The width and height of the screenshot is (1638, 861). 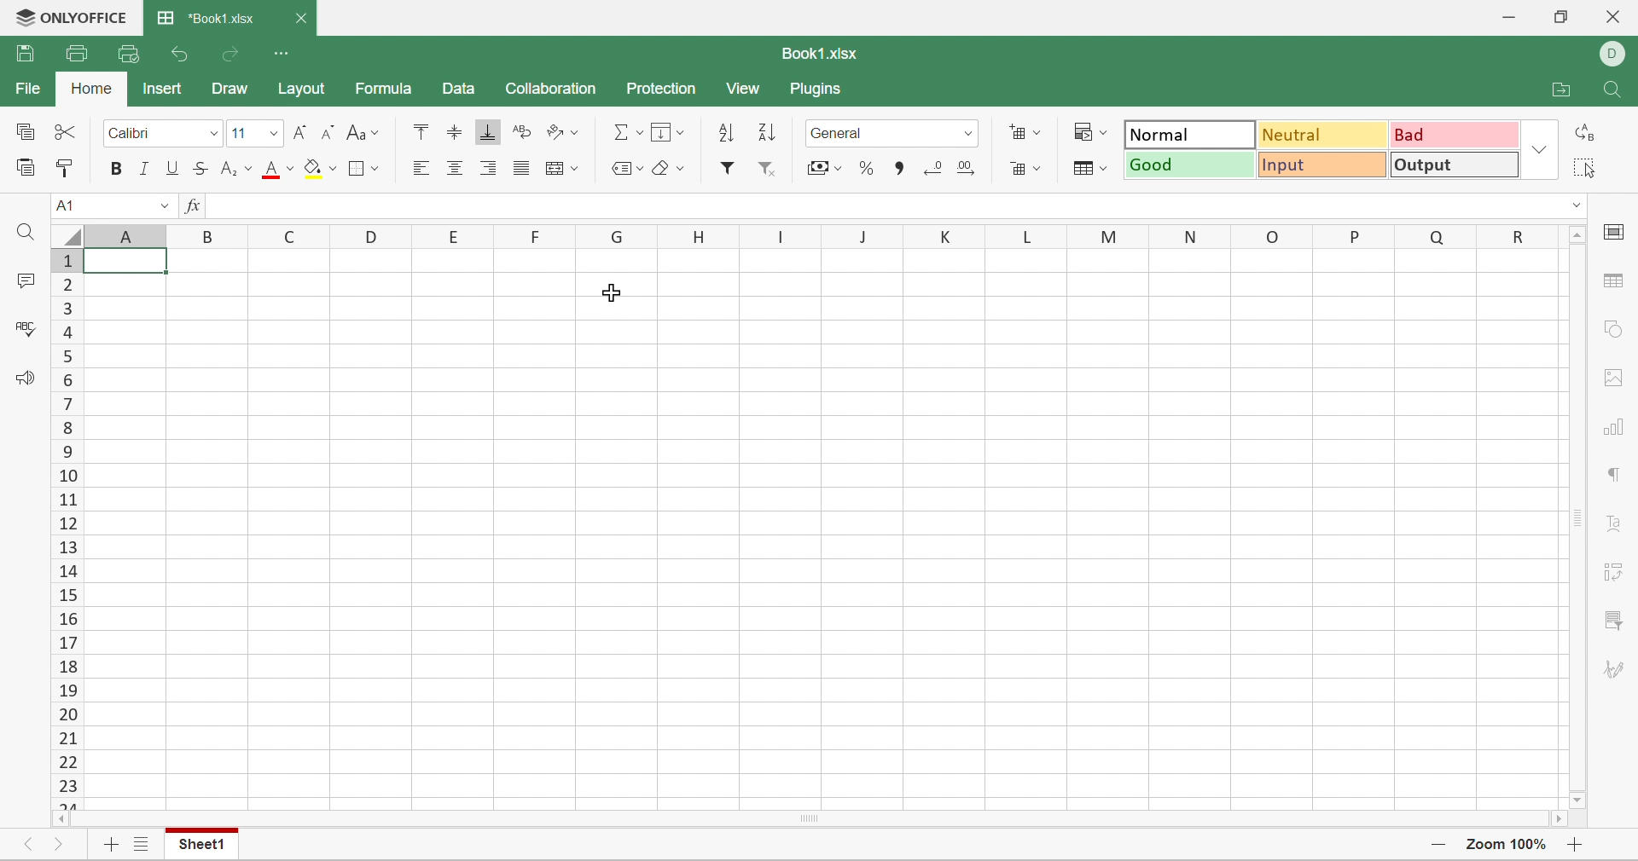 I want to click on Comments, so click(x=21, y=280).